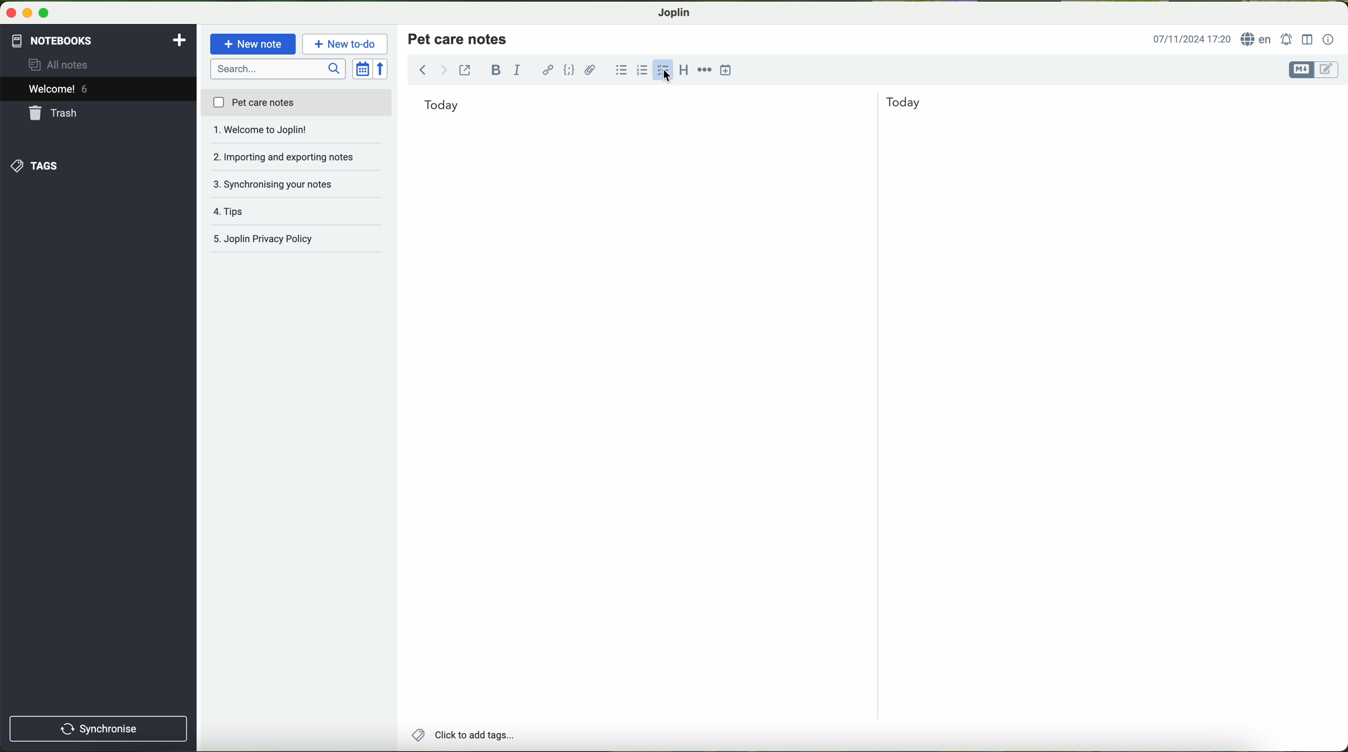  What do you see at coordinates (297, 184) in the screenshot?
I see `tips` at bounding box center [297, 184].